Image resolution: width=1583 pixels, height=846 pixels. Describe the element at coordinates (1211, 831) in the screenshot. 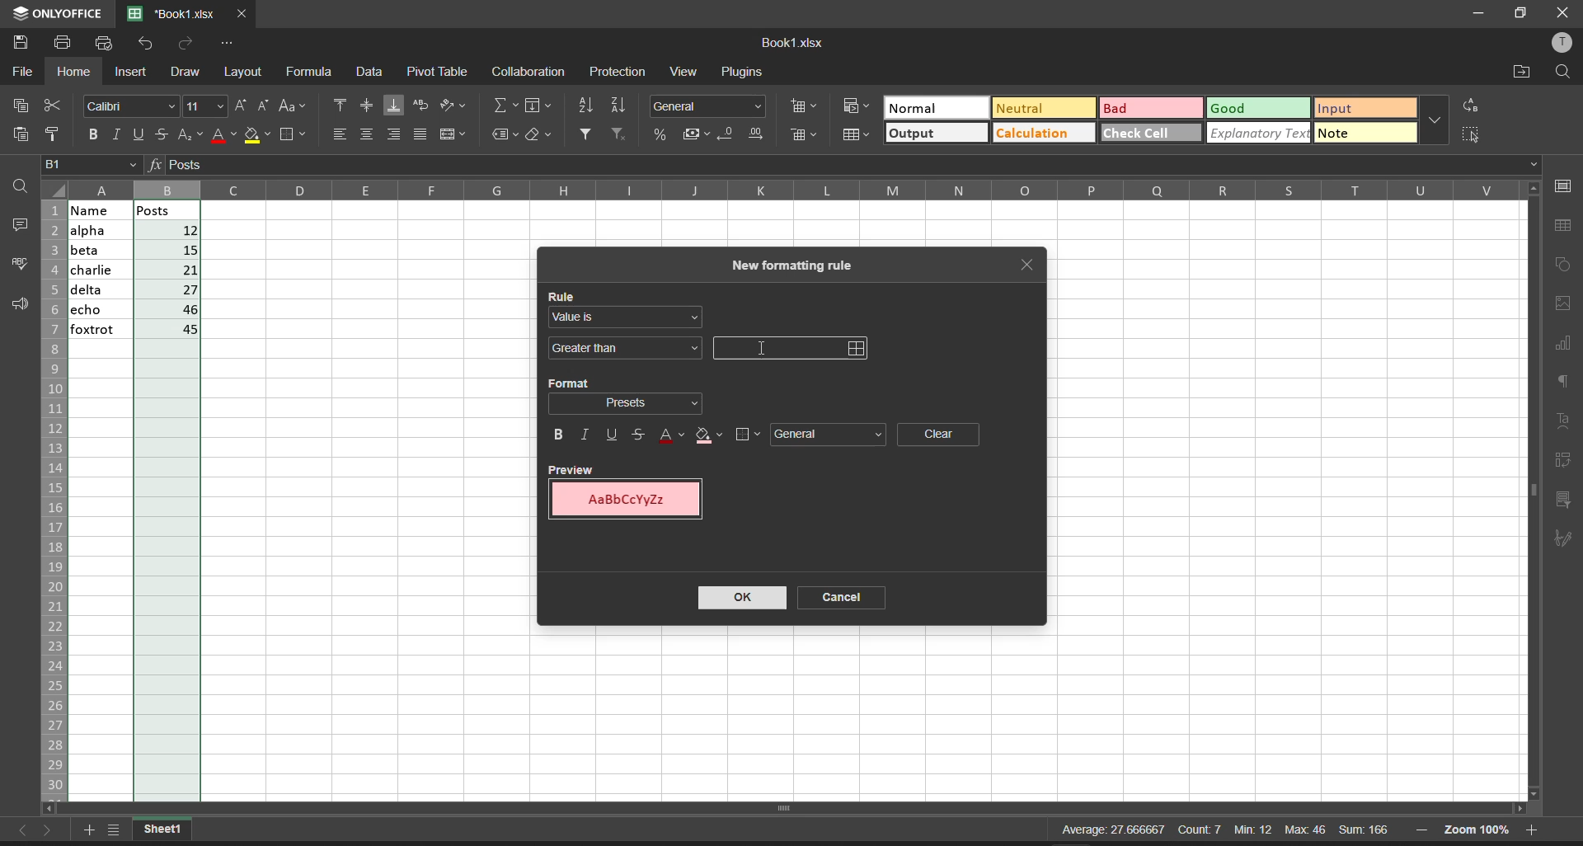

I see `Average: 27.666667 Count:7 Min: 12 Max 46 Sum: 166` at that location.